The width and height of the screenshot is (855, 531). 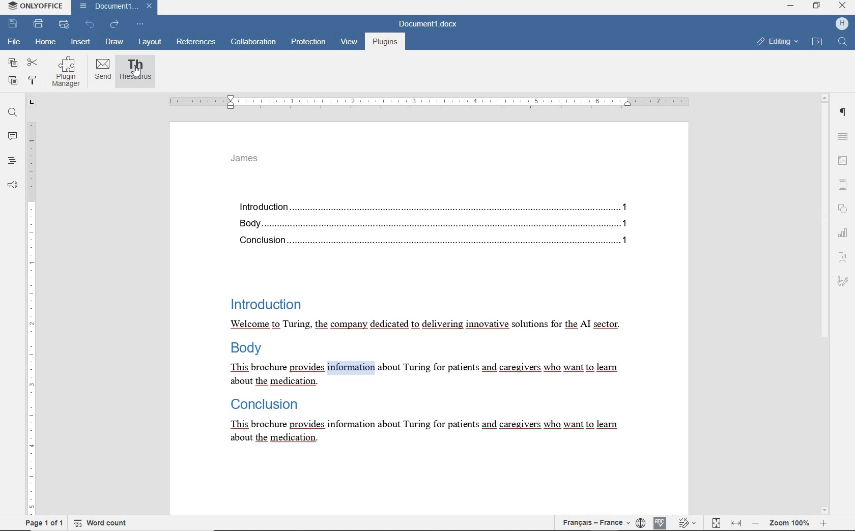 What do you see at coordinates (30, 306) in the screenshot?
I see `RULER` at bounding box center [30, 306].